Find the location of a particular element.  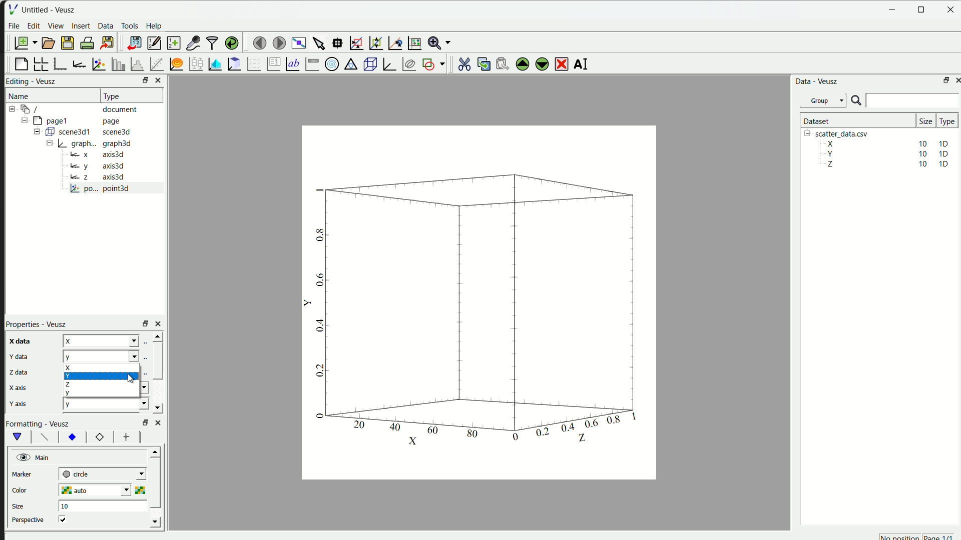

perspective is located at coordinates (28, 520).